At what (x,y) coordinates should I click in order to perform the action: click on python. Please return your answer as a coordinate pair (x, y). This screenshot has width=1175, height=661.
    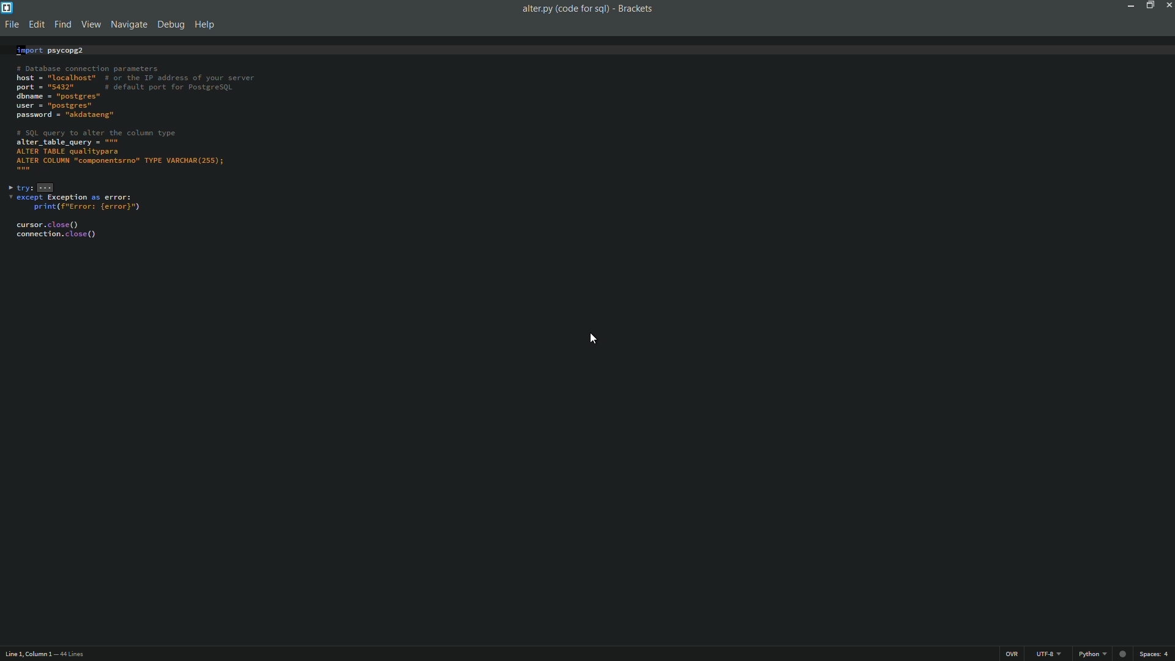
    Looking at the image, I should click on (1089, 654).